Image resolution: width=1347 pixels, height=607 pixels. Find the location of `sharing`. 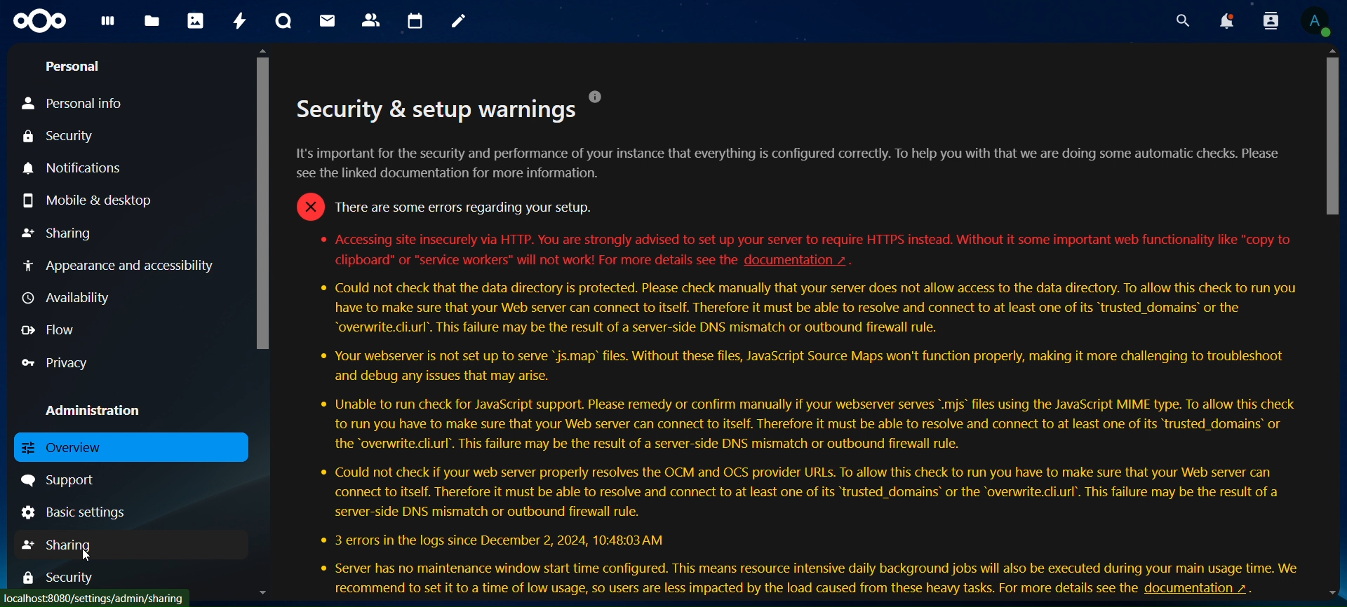

sharing is located at coordinates (64, 233).